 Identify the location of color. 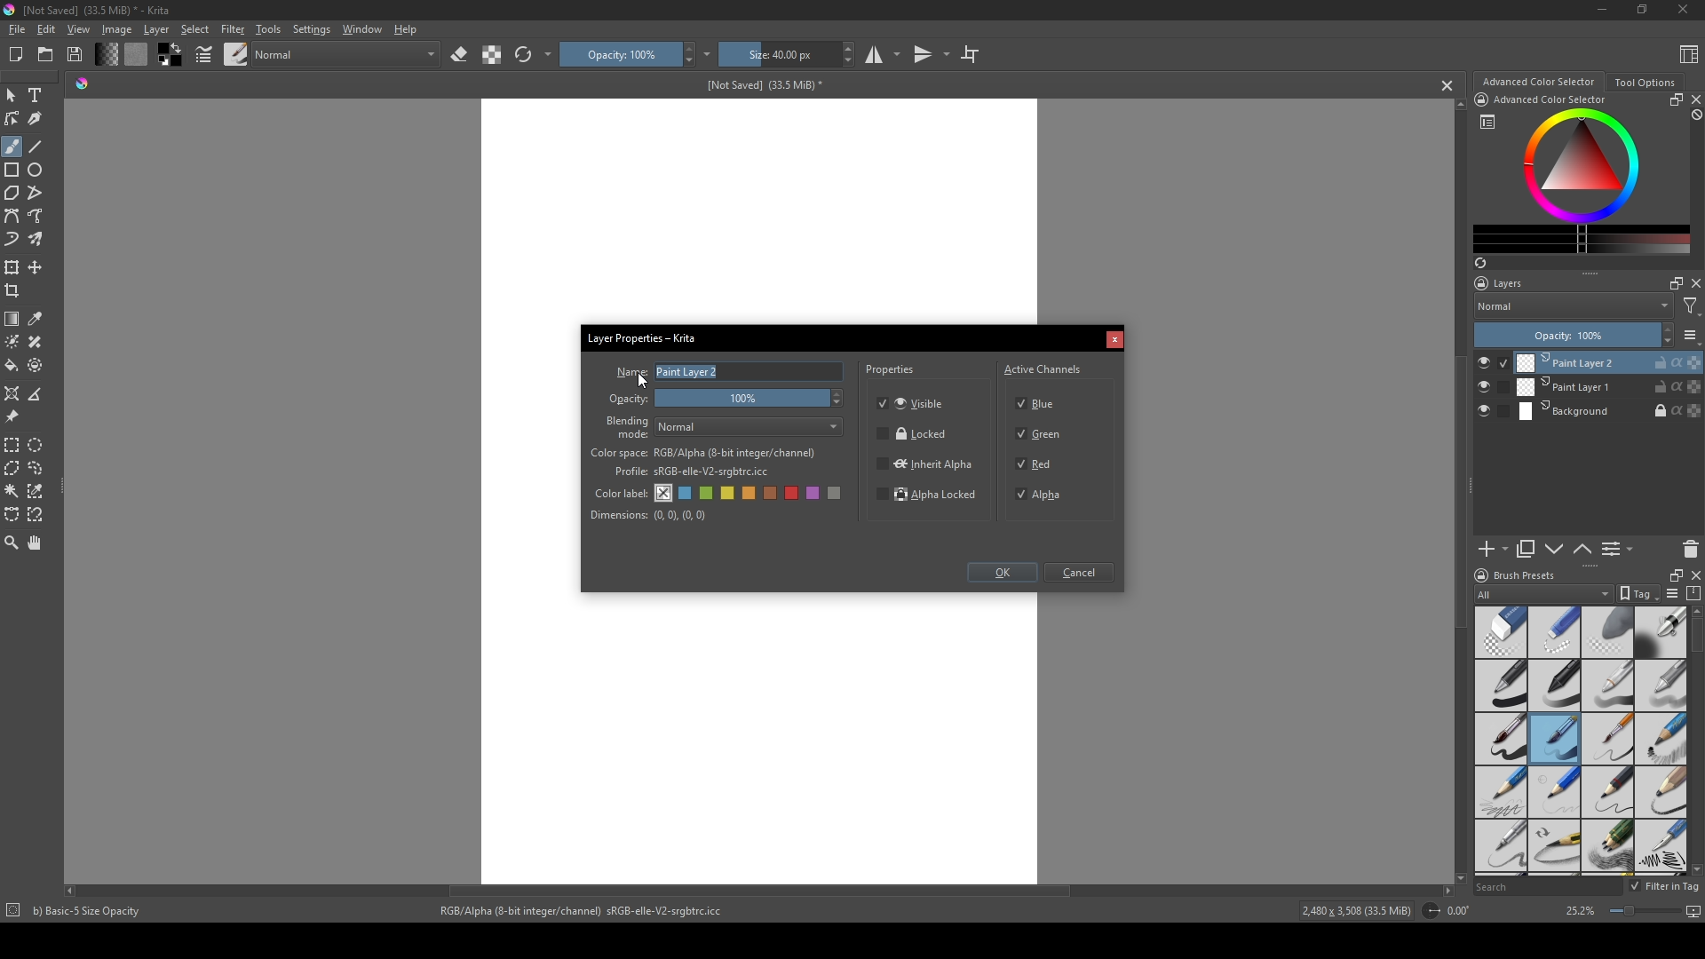
(135, 54).